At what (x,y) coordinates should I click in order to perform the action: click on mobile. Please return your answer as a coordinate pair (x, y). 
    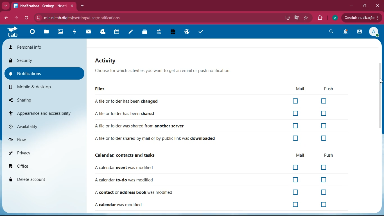
    Looking at the image, I should click on (40, 87).